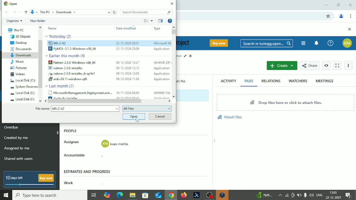  Describe the element at coordinates (349, 66) in the screenshot. I see `More` at that location.